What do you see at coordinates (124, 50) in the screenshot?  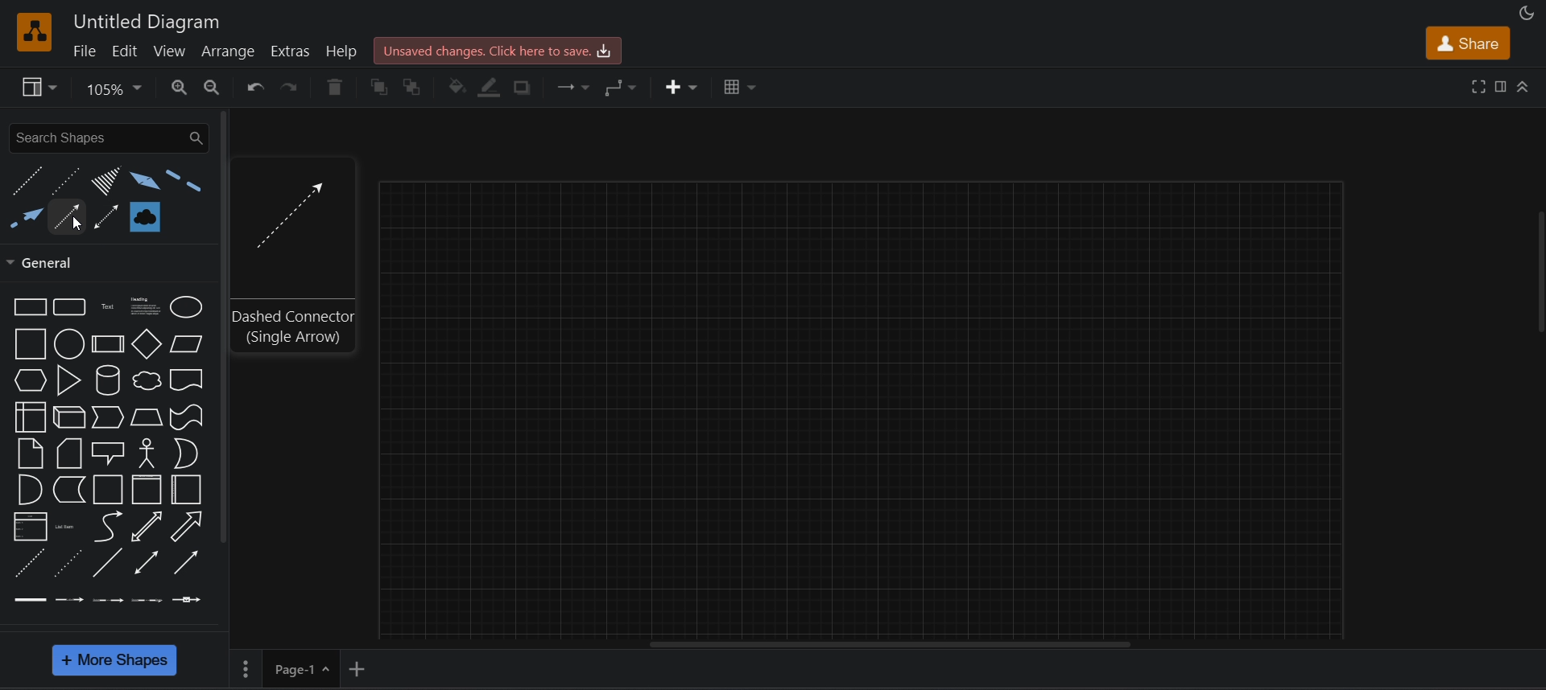 I see `edit` at bounding box center [124, 50].